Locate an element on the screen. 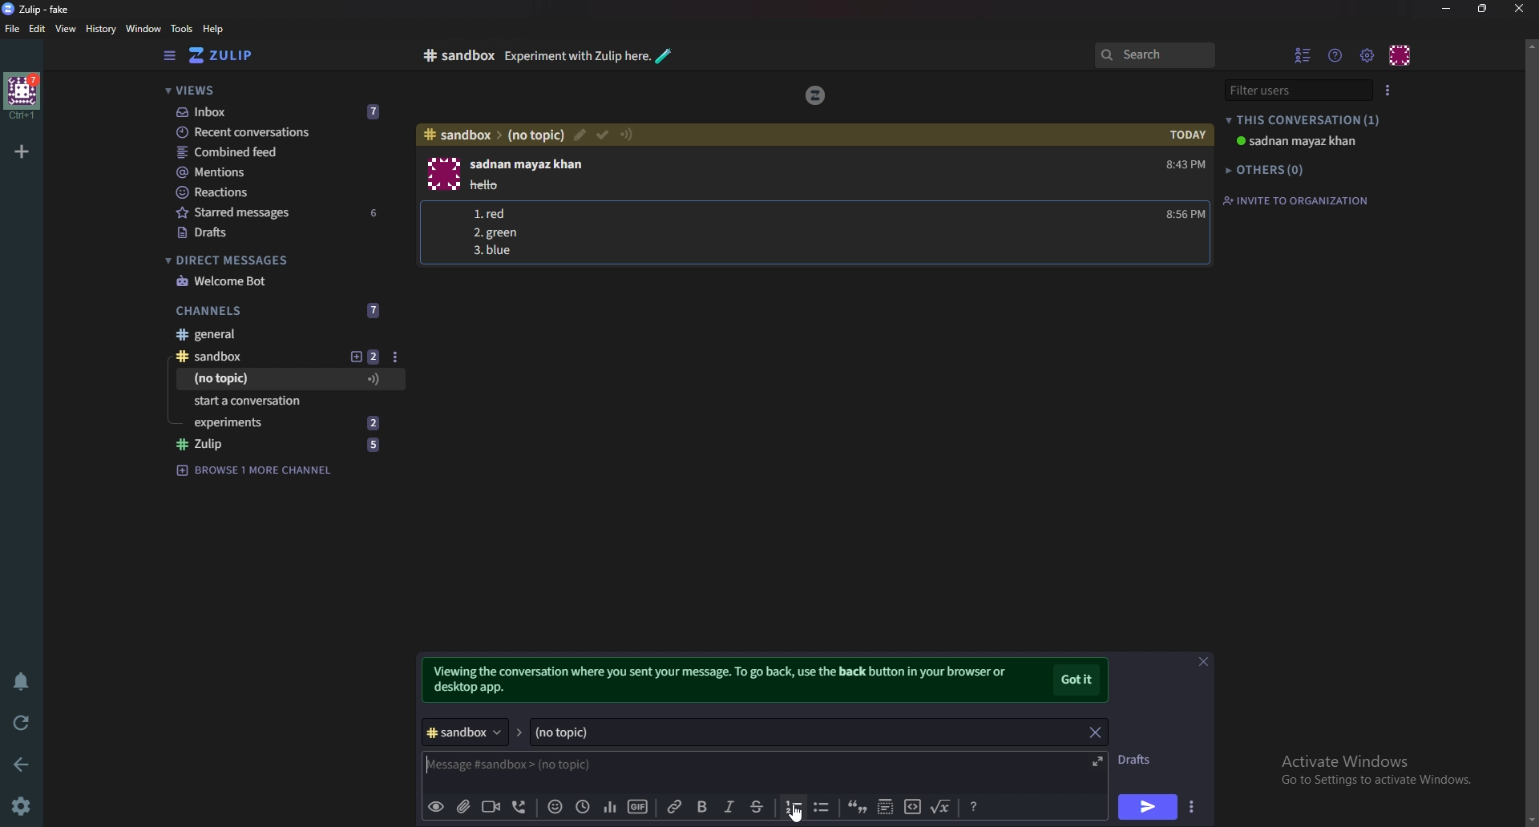 This screenshot has height=827, width=1539. Info is located at coordinates (628, 57).